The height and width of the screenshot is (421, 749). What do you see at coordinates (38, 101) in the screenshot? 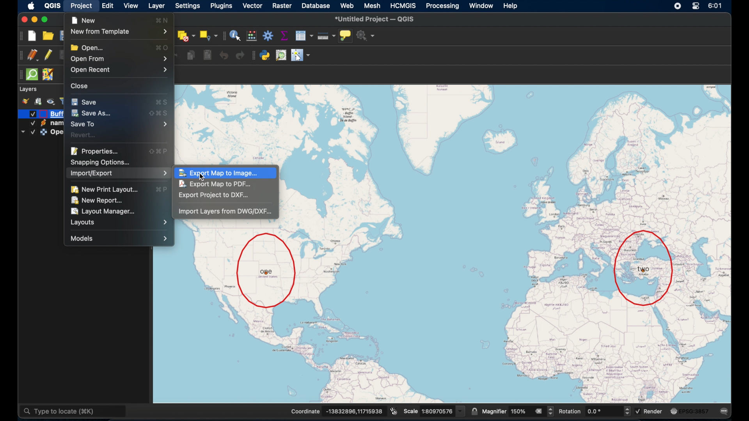
I see `add group` at bounding box center [38, 101].